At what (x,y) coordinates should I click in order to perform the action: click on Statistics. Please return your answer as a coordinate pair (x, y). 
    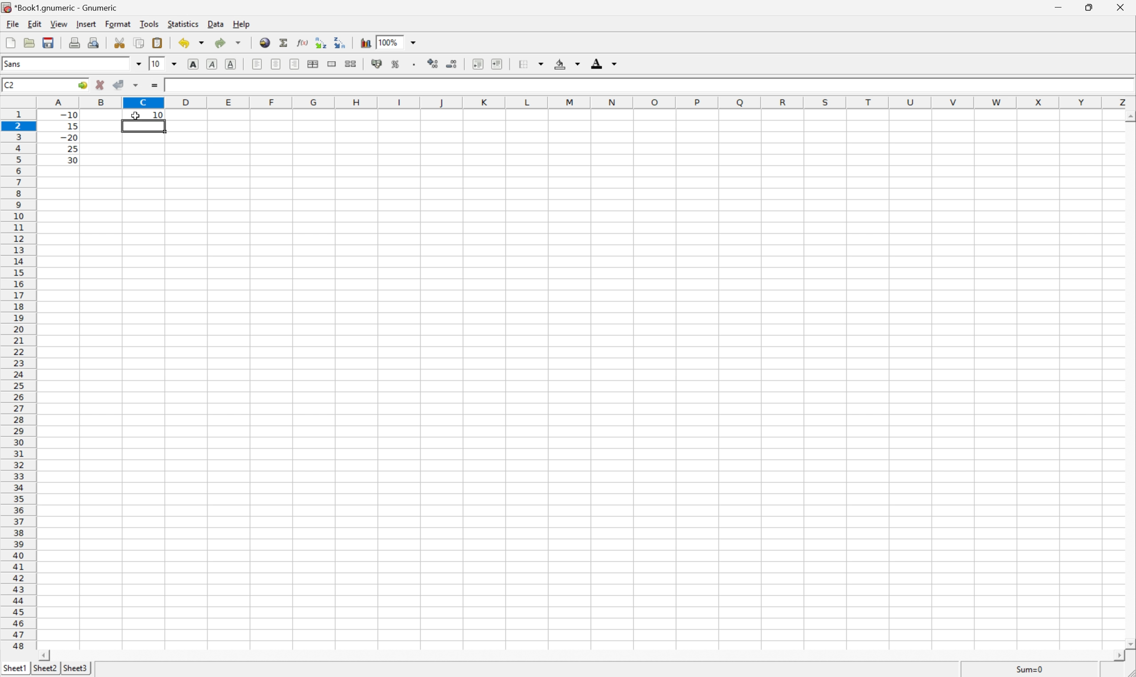
    Looking at the image, I should click on (182, 24).